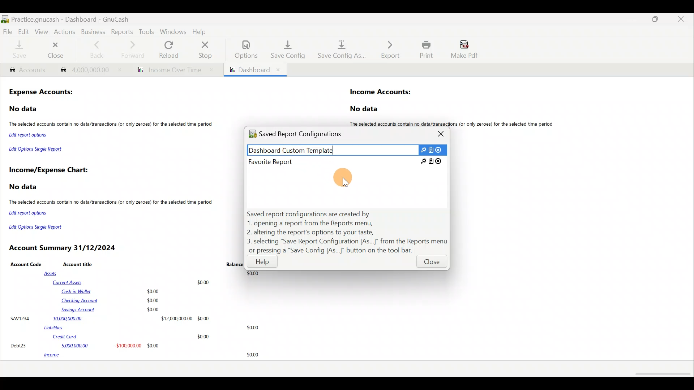 This screenshot has height=390, width=694. Describe the element at coordinates (29, 213) in the screenshot. I see `Edit report options` at that location.